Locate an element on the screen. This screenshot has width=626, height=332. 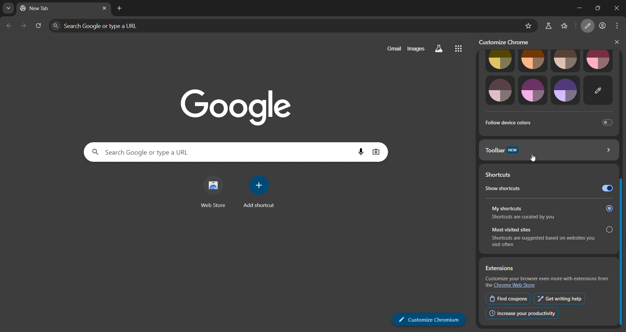
image is located at coordinates (566, 61).